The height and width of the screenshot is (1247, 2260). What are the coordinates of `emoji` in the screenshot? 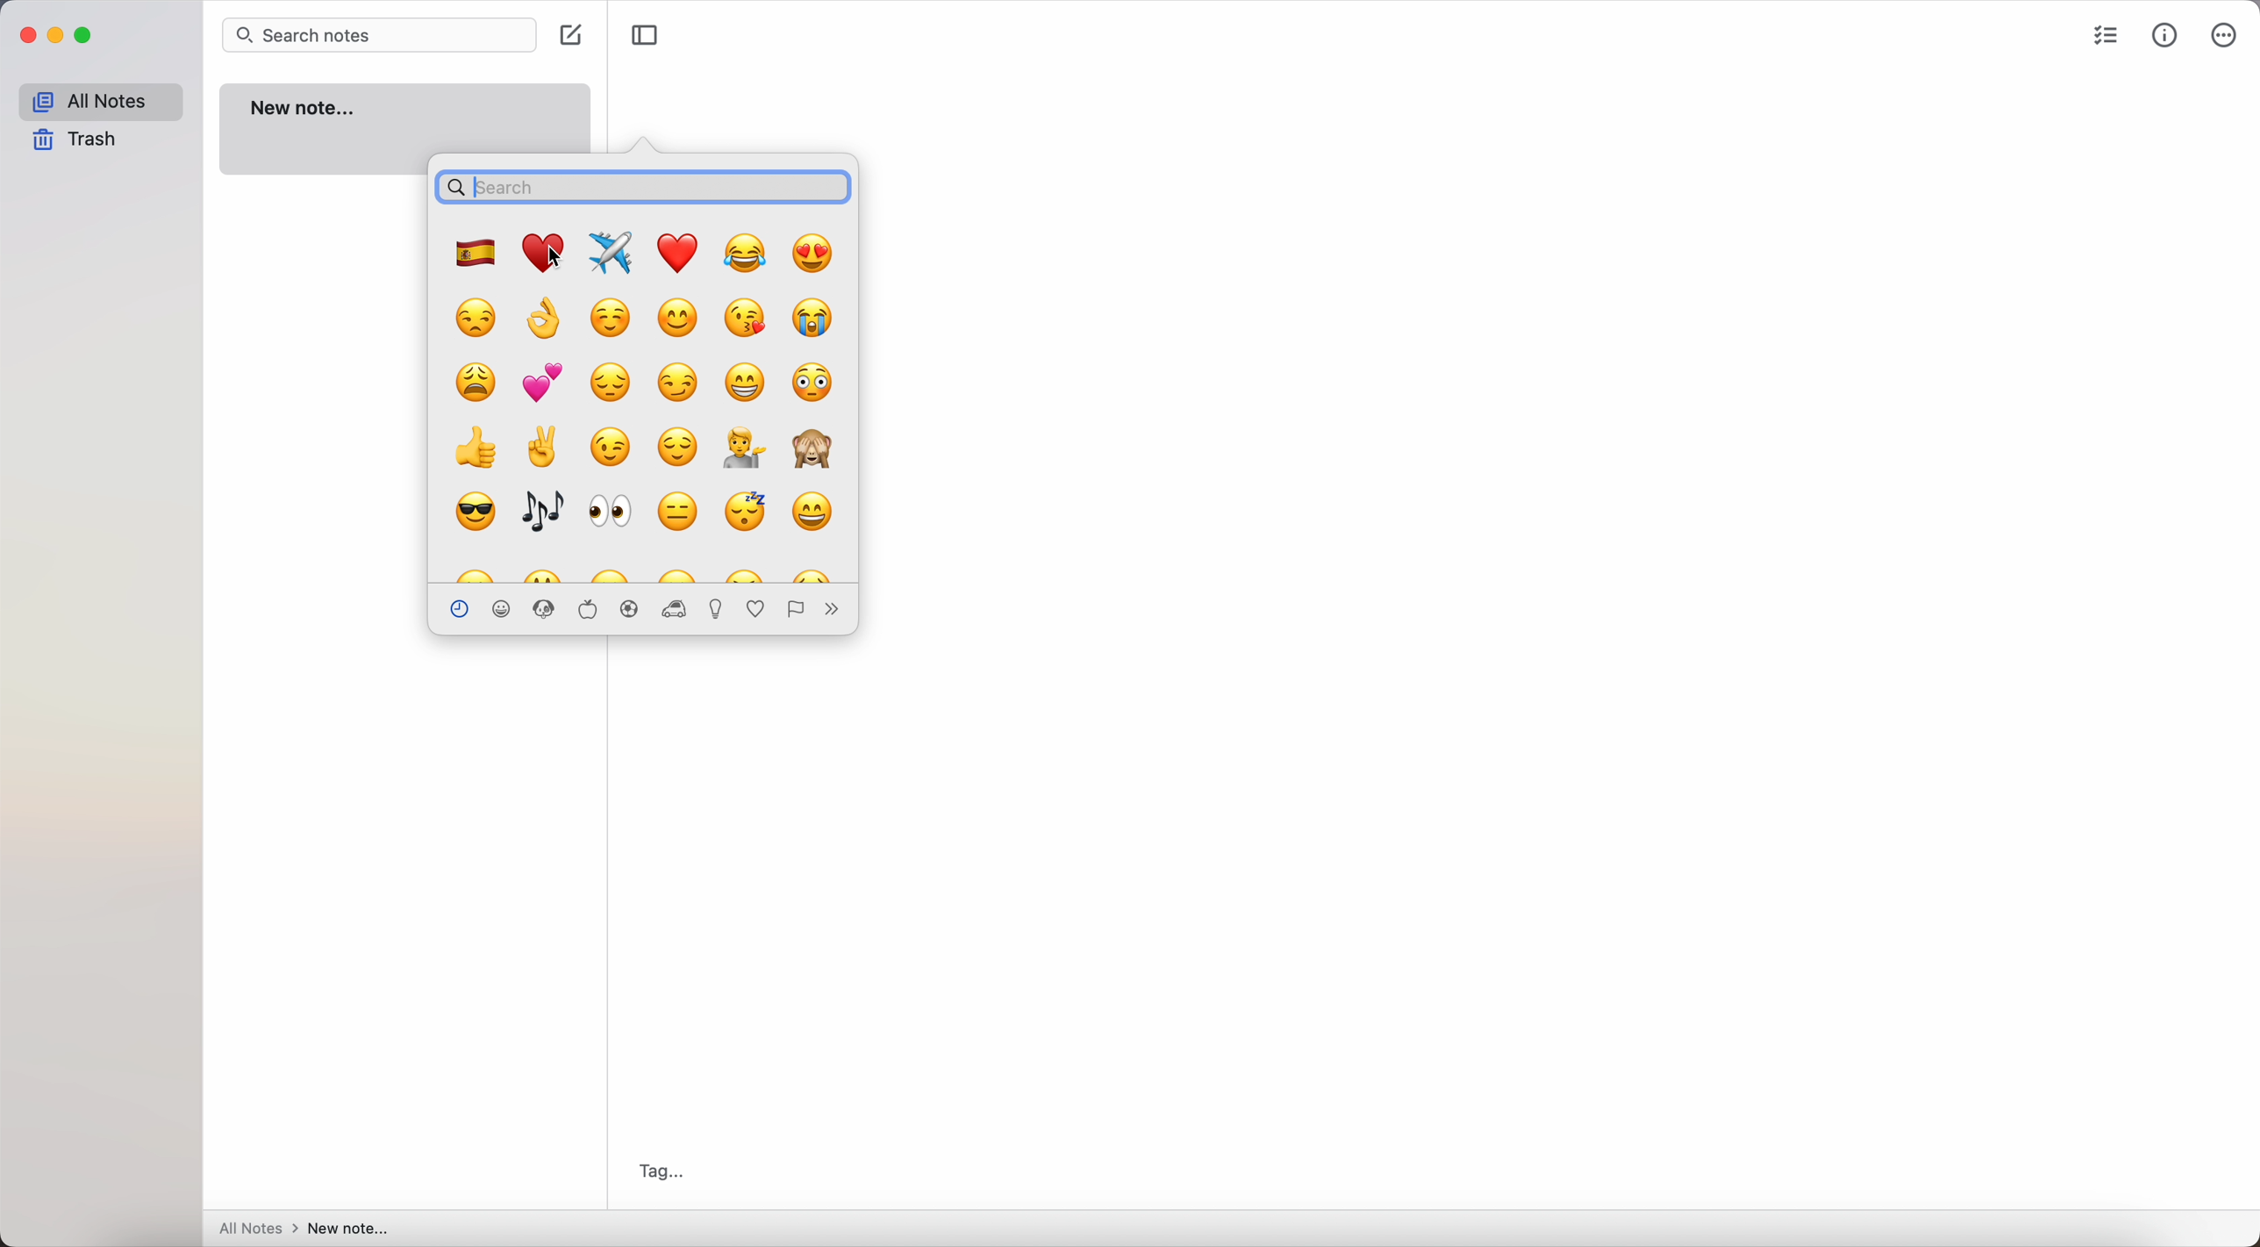 It's located at (540, 446).